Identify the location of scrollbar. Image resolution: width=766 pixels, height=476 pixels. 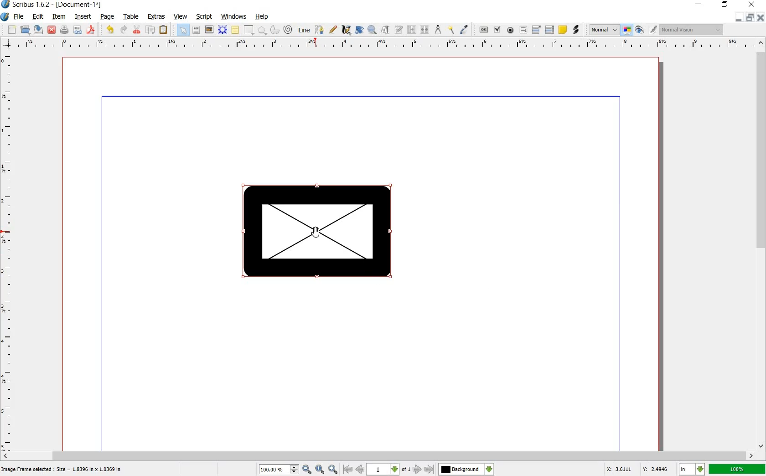
(378, 455).